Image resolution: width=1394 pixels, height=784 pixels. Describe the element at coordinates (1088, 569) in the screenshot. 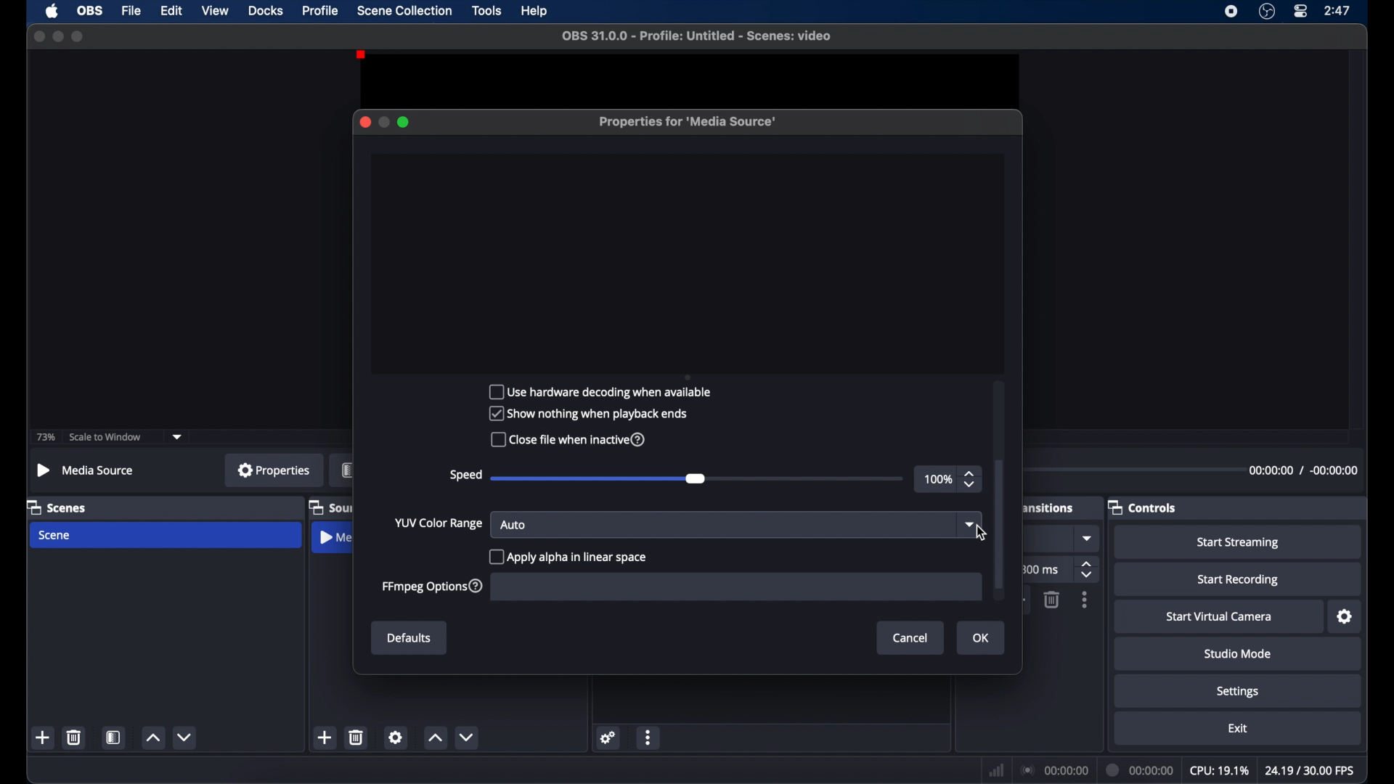

I see `stepper buttons` at that location.